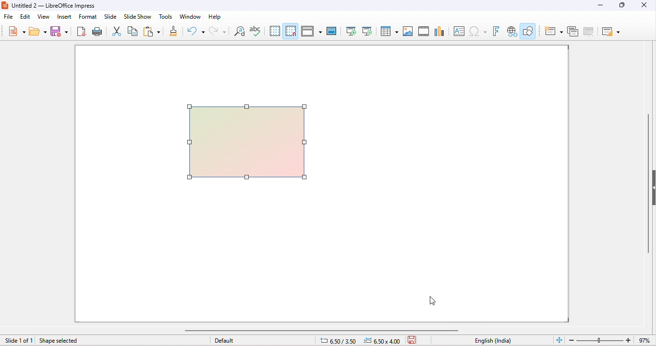 This screenshot has height=346, width=656. What do you see at coordinates (191, 16) in the screenshot?
I see `window` at bounding box center [191, 16].